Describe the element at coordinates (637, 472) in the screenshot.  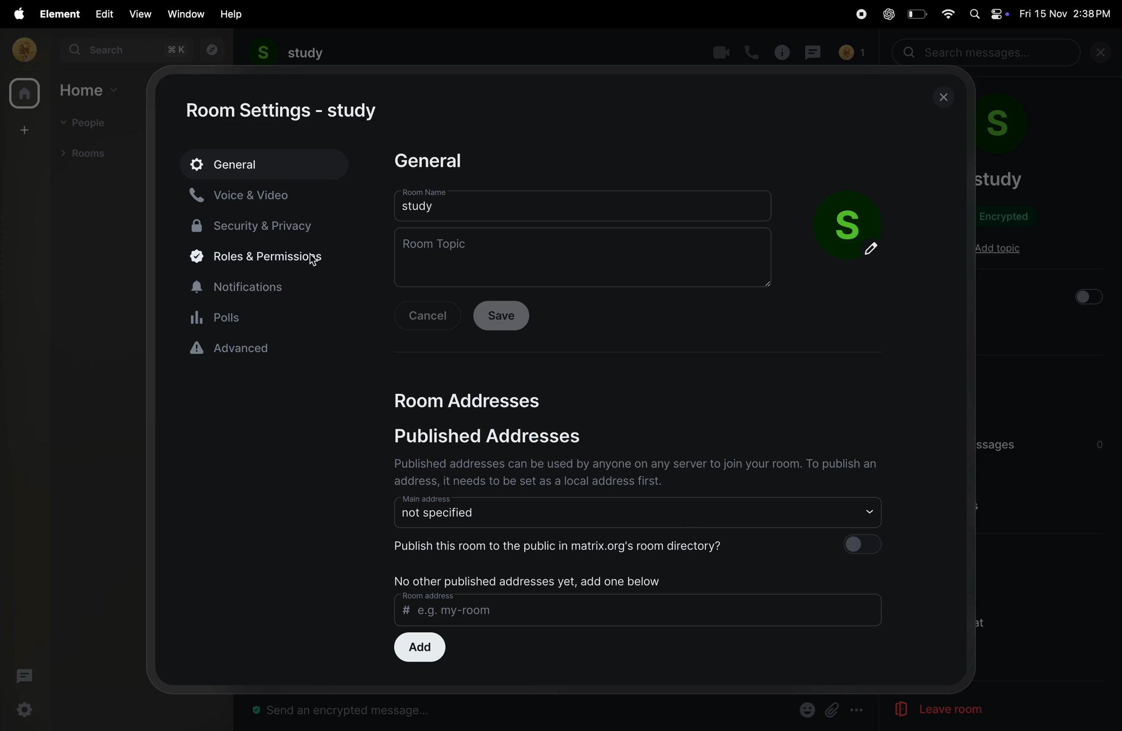
I see `Published addresses can be used by anyone on any server to join your room. To publish an
address, it needs to be set as a local address first.` at that location.